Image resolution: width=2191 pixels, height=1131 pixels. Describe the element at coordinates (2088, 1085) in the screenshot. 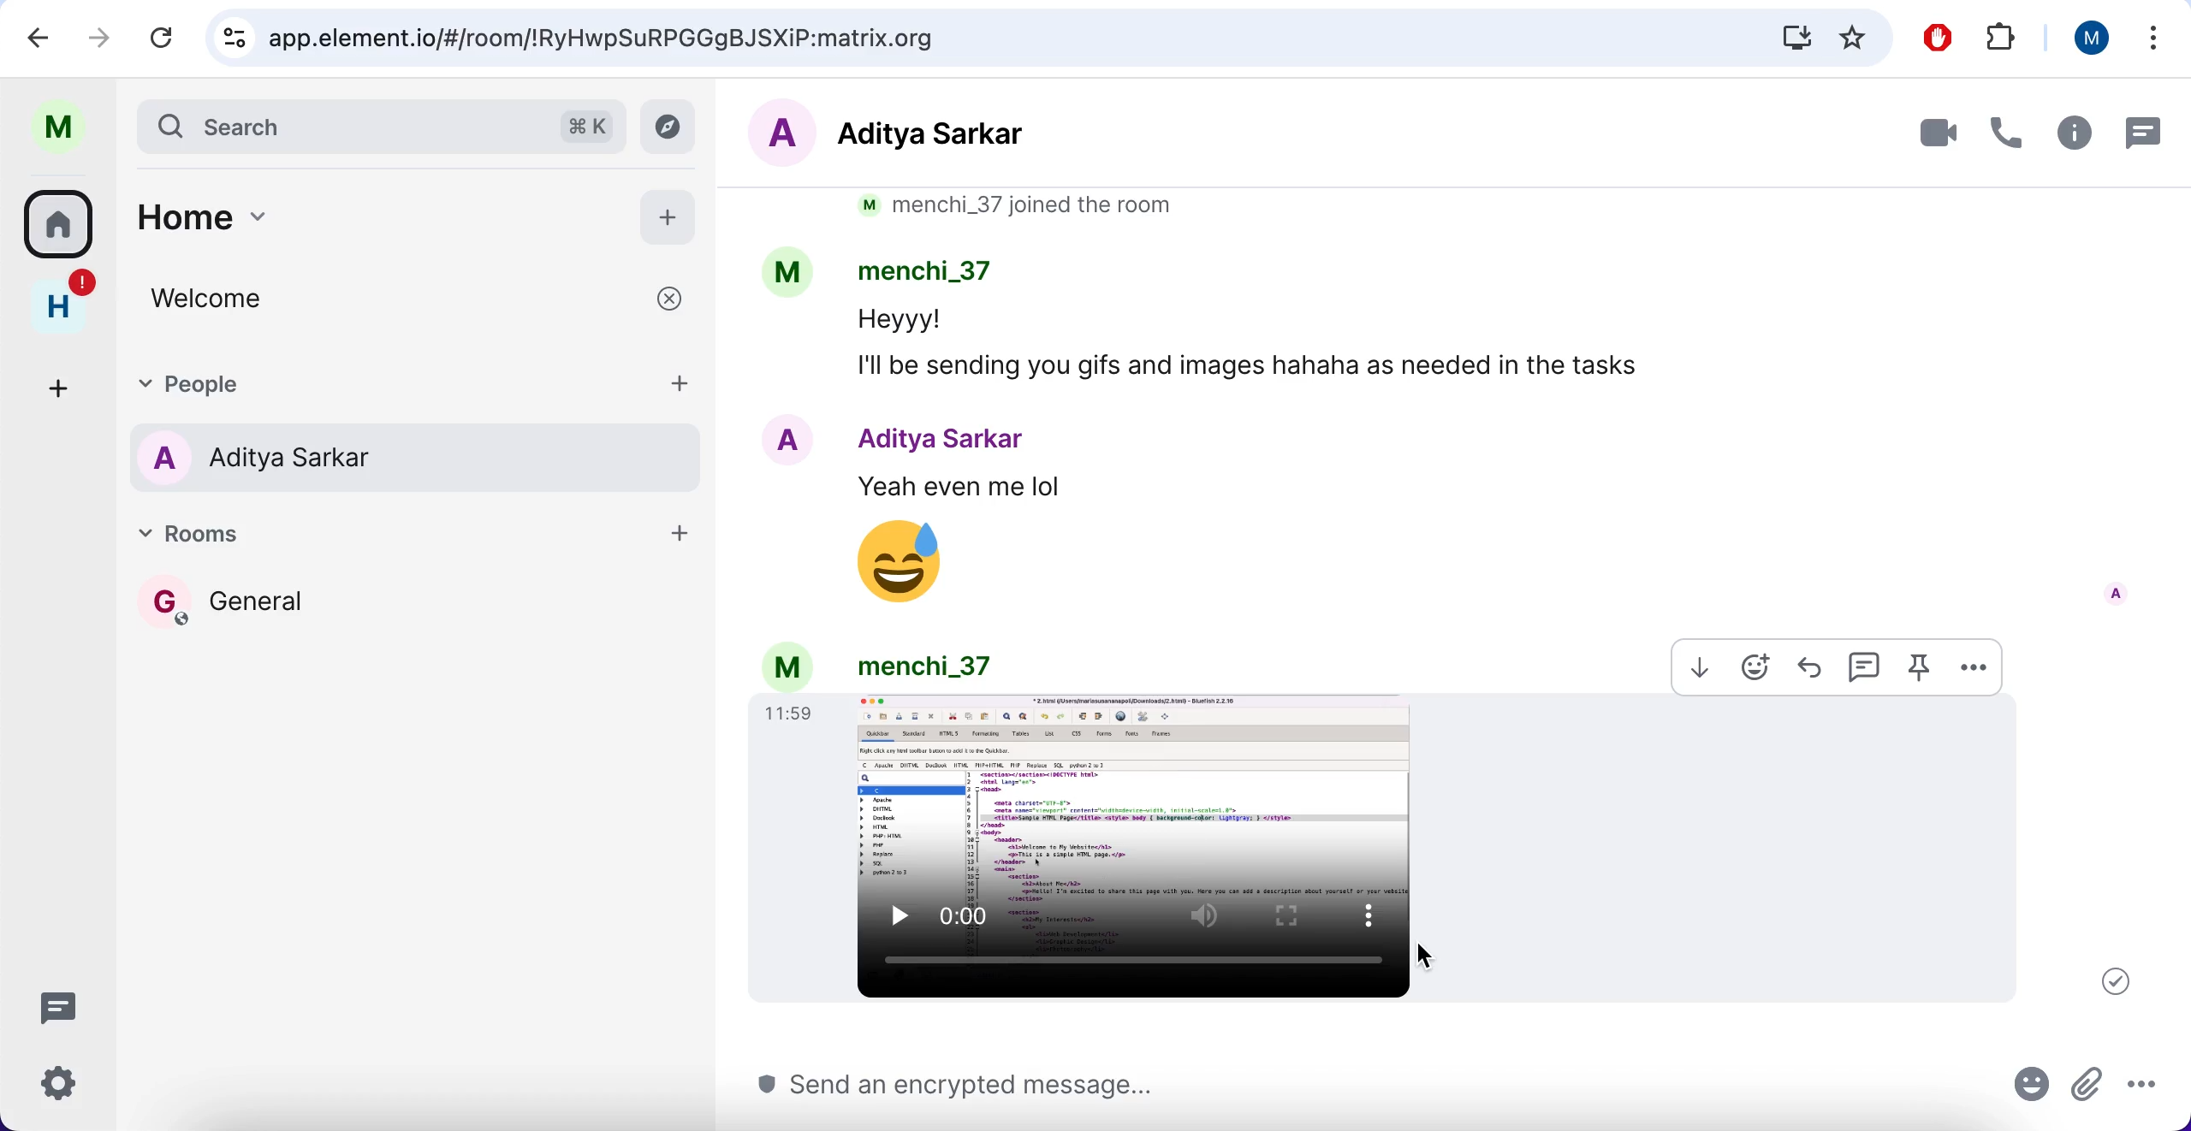

I see `attachment` at that location.